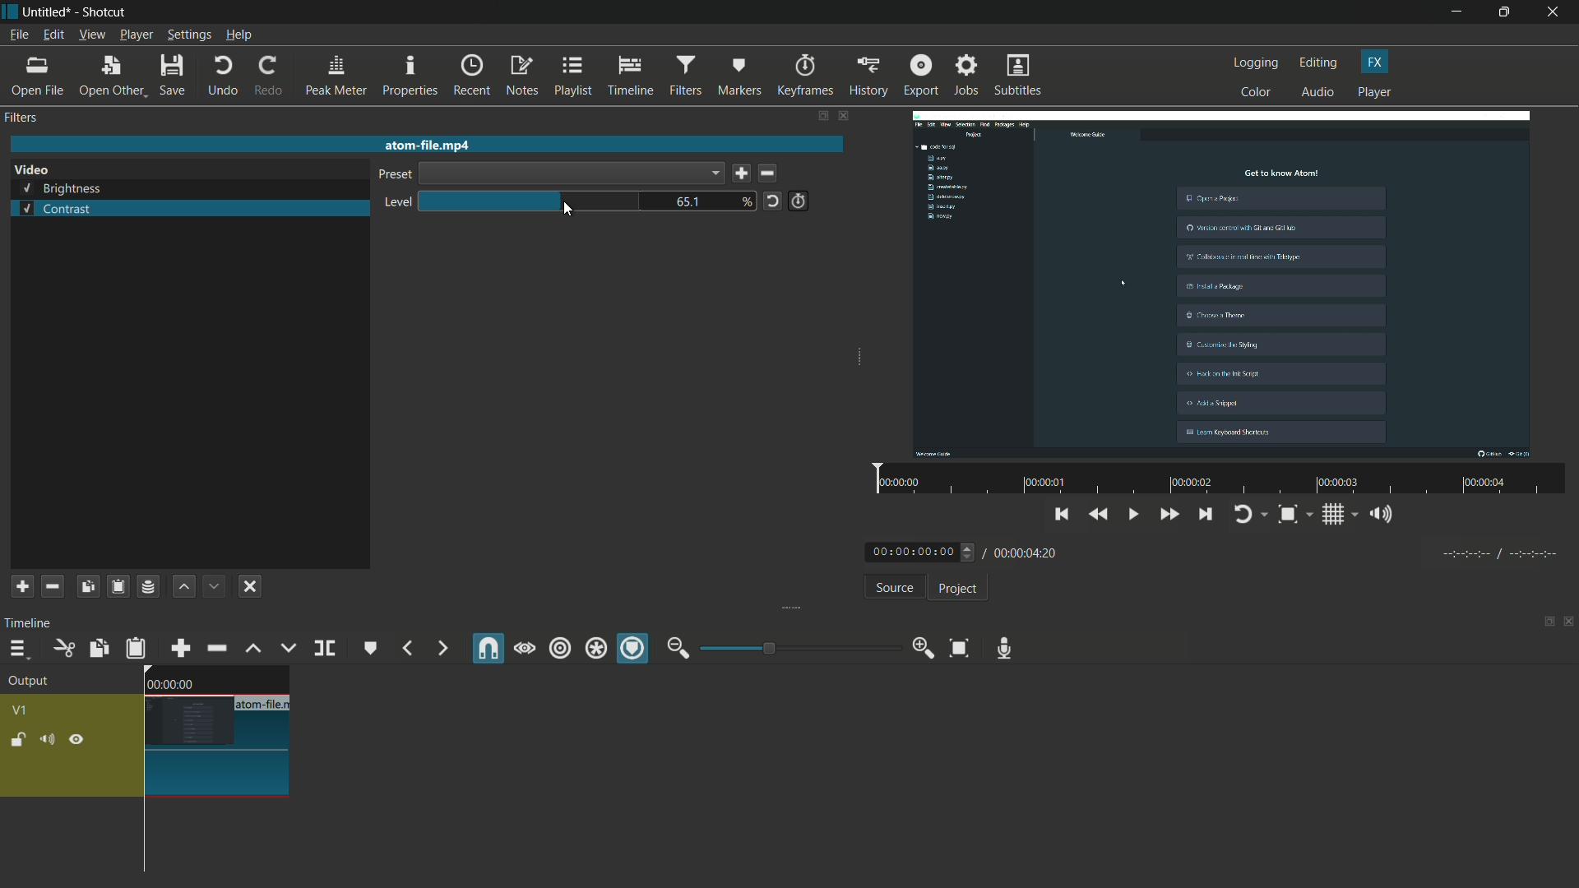 This screenshot has width=1579, height=888. I want to click on contrast, so click(55, 209).